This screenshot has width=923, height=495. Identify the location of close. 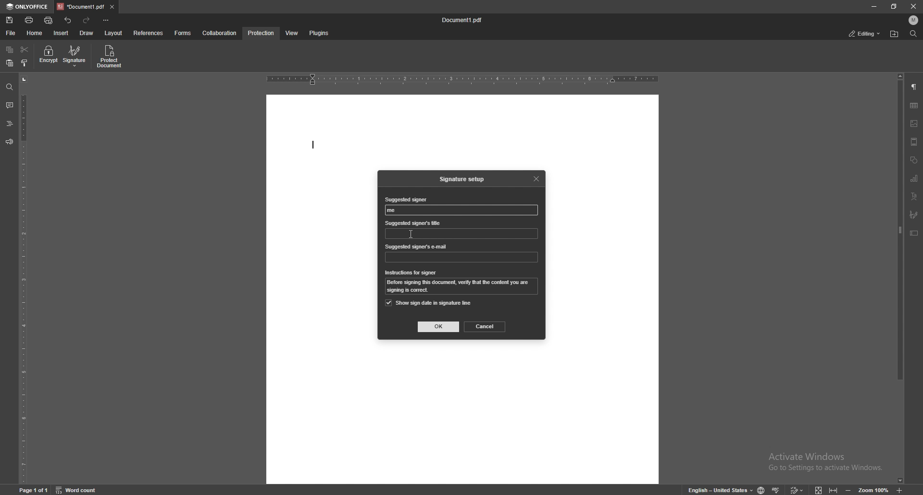
(537, 178).